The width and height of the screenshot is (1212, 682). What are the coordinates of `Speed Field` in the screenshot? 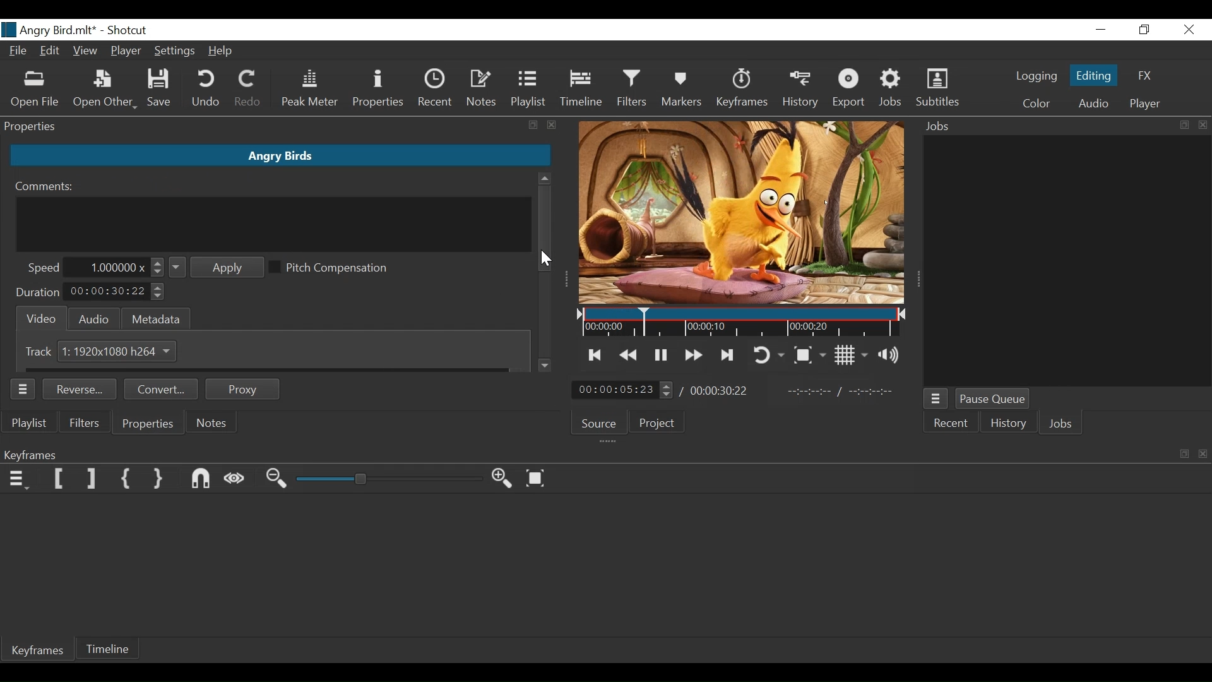 It's located at (116, 267).